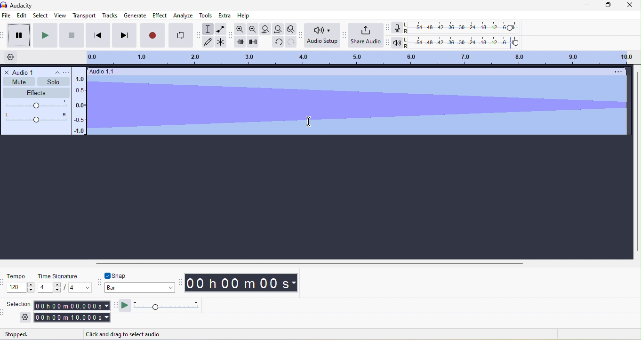  Describe the element at coordinates (19, 81) in the screenshot. I see `mute` at that location.